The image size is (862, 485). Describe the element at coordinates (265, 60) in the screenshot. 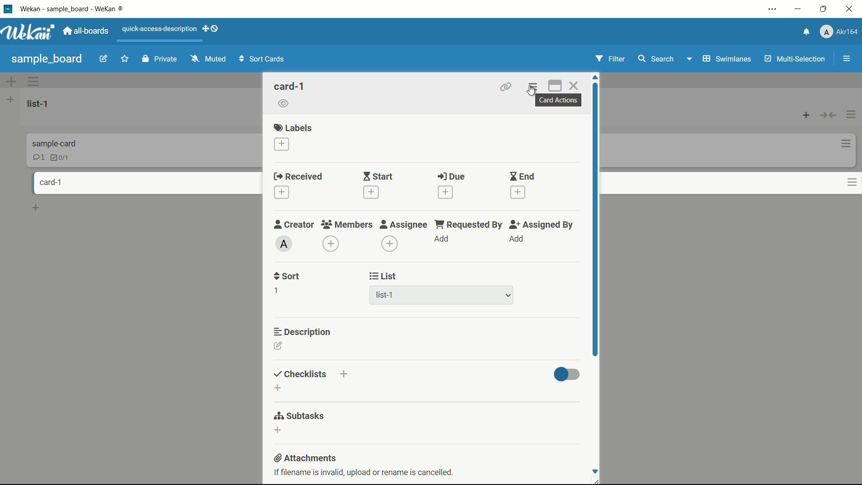

I see `sort cards` at that location.